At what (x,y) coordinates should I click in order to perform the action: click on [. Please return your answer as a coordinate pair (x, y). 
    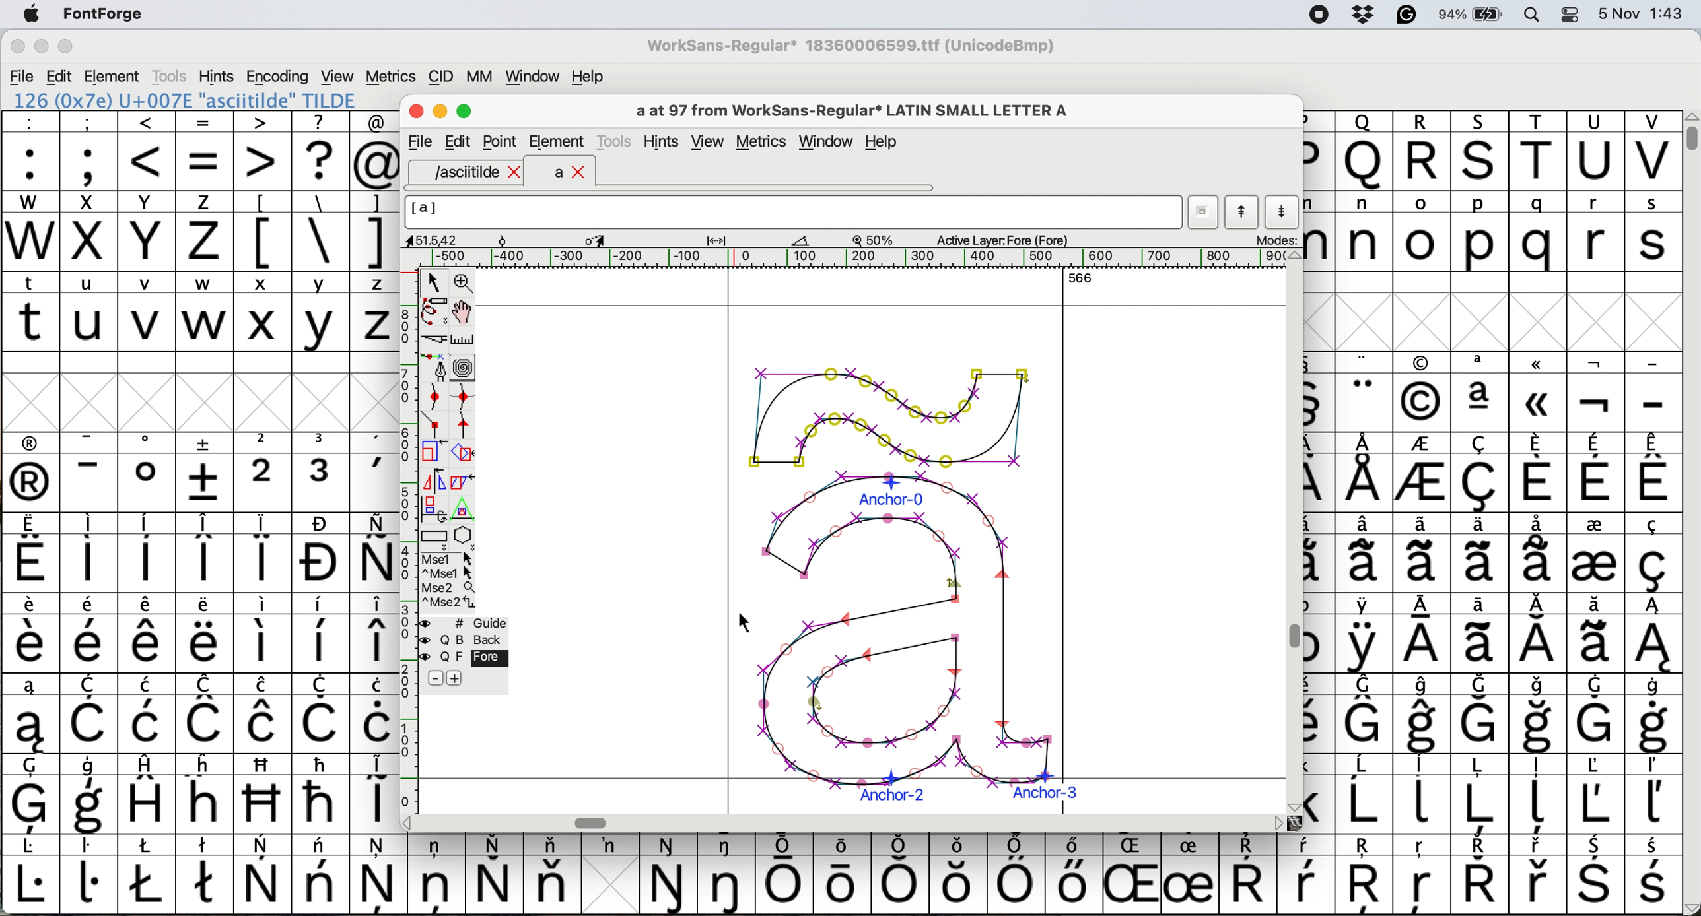
    Looking at the image, I should click on (263, 231).